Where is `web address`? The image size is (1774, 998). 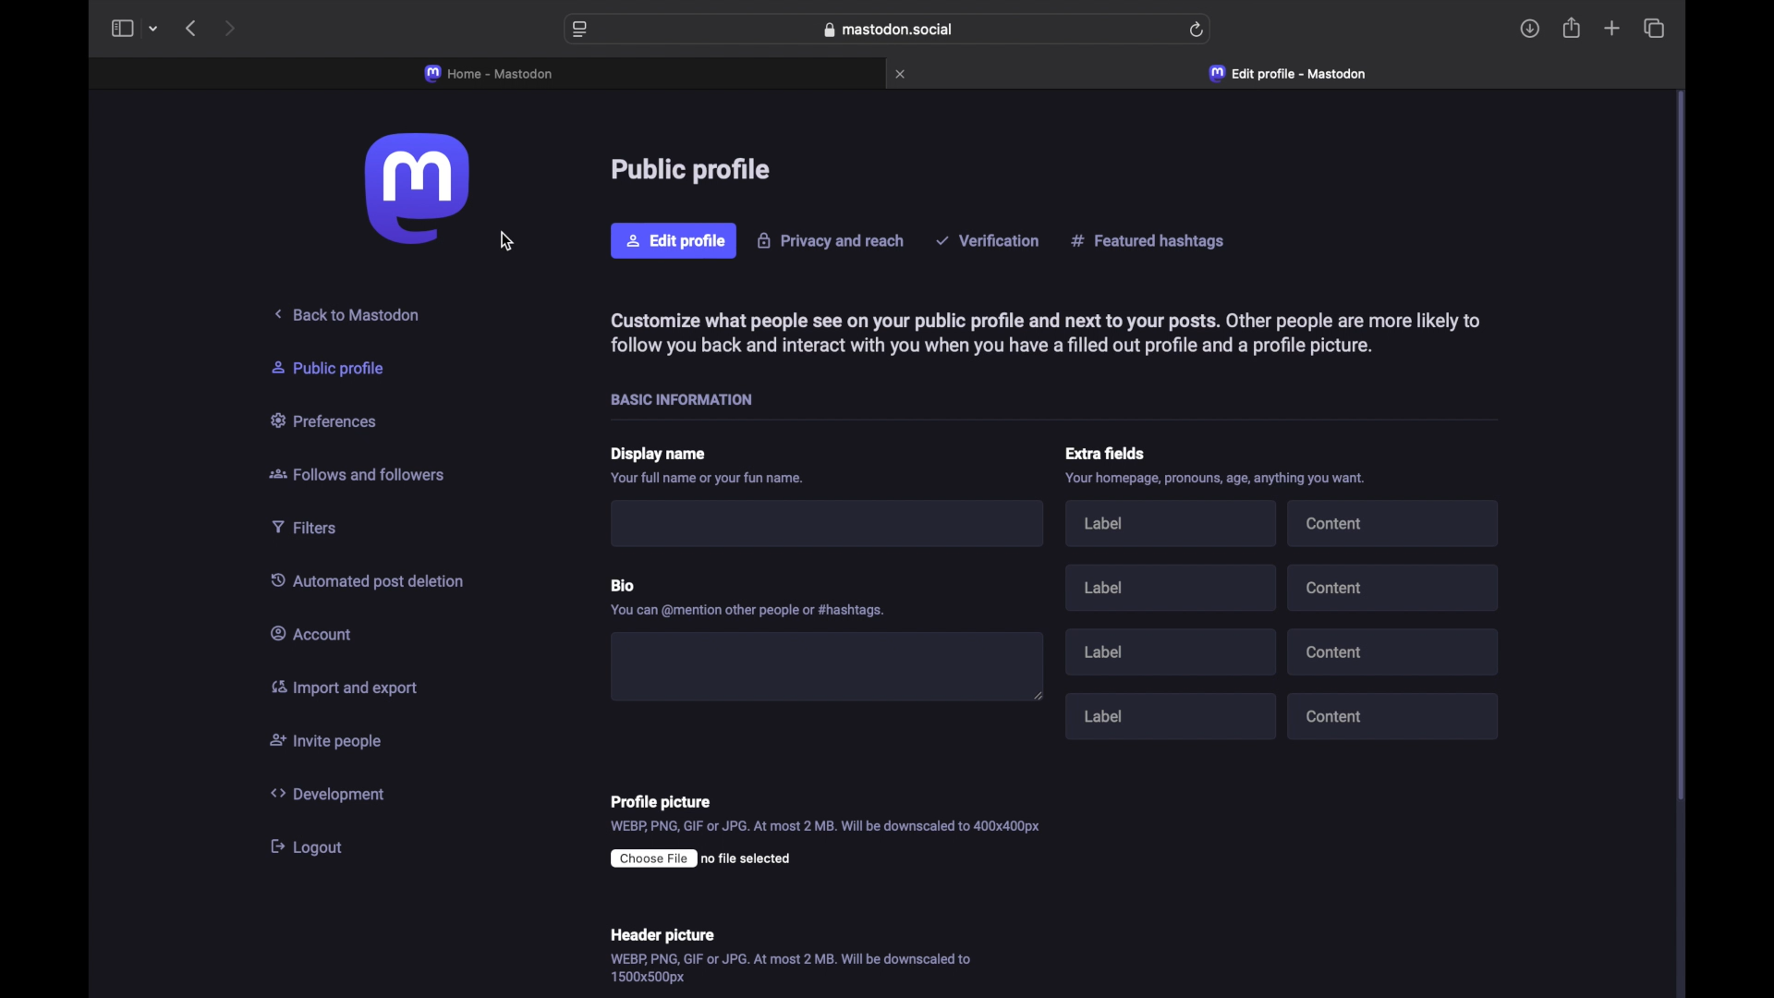 web address is located at coordinates (888, 30).